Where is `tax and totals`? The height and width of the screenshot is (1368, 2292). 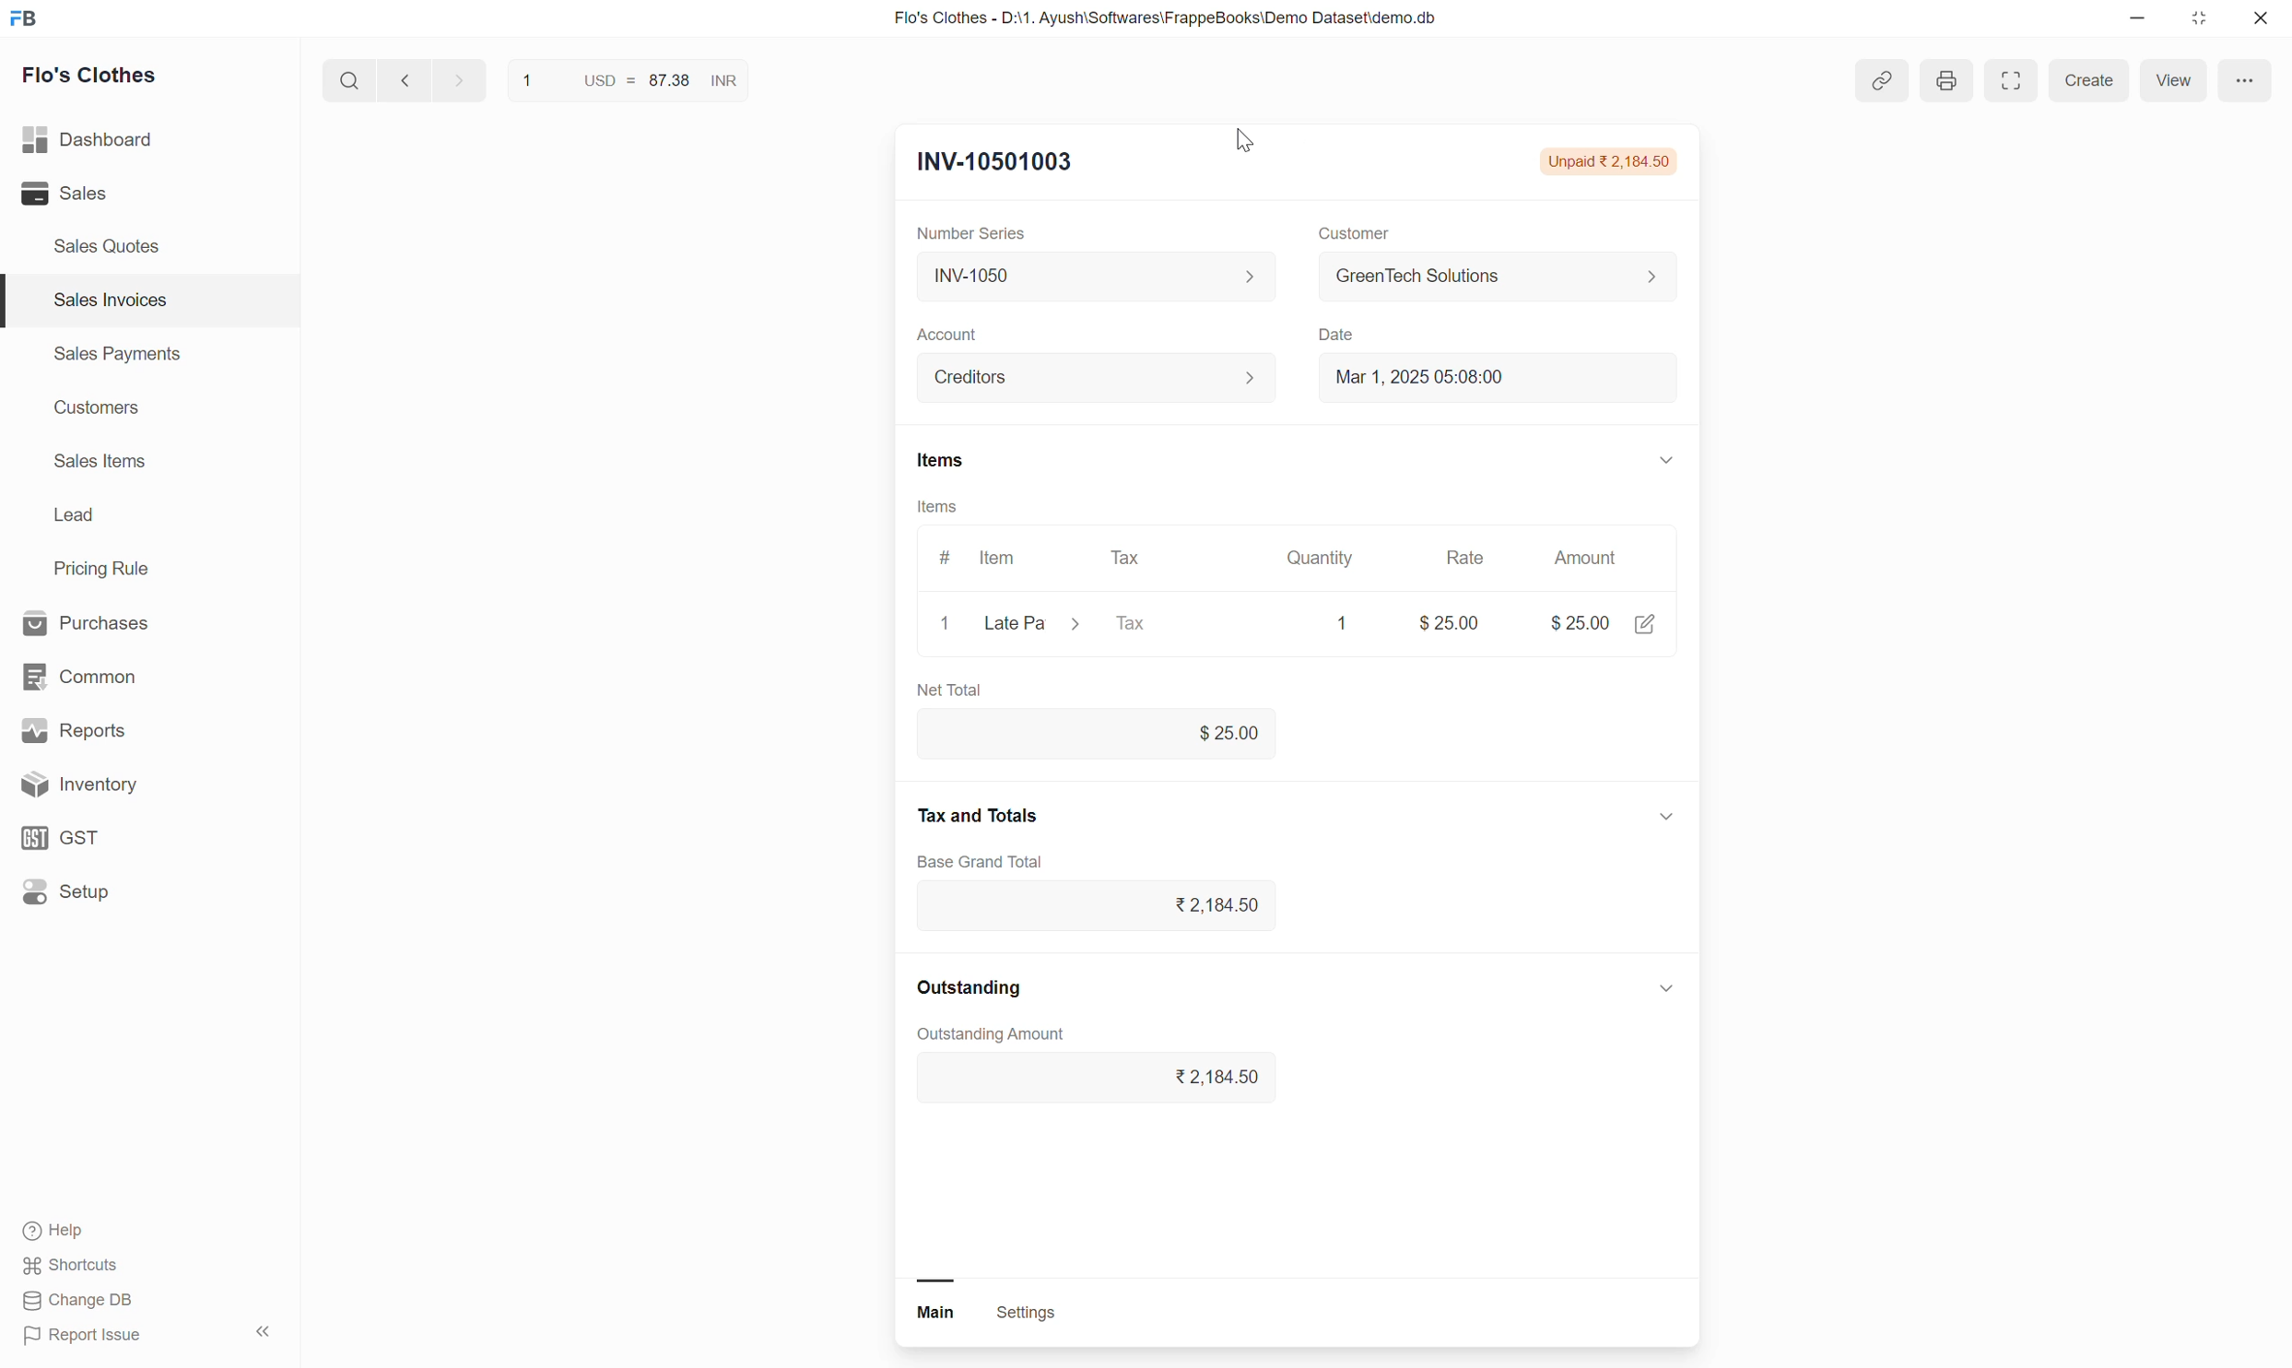 tax and totals is located at coordinates (991, 812).